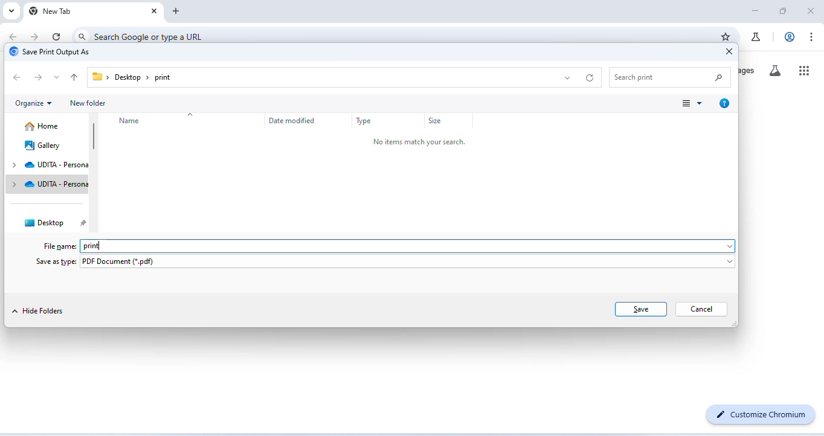 Image resolution: width=824 pixels, height=436 pixels. Describe the element at coordinates (61, 246) in the screenshot. I see `file name` at that location.